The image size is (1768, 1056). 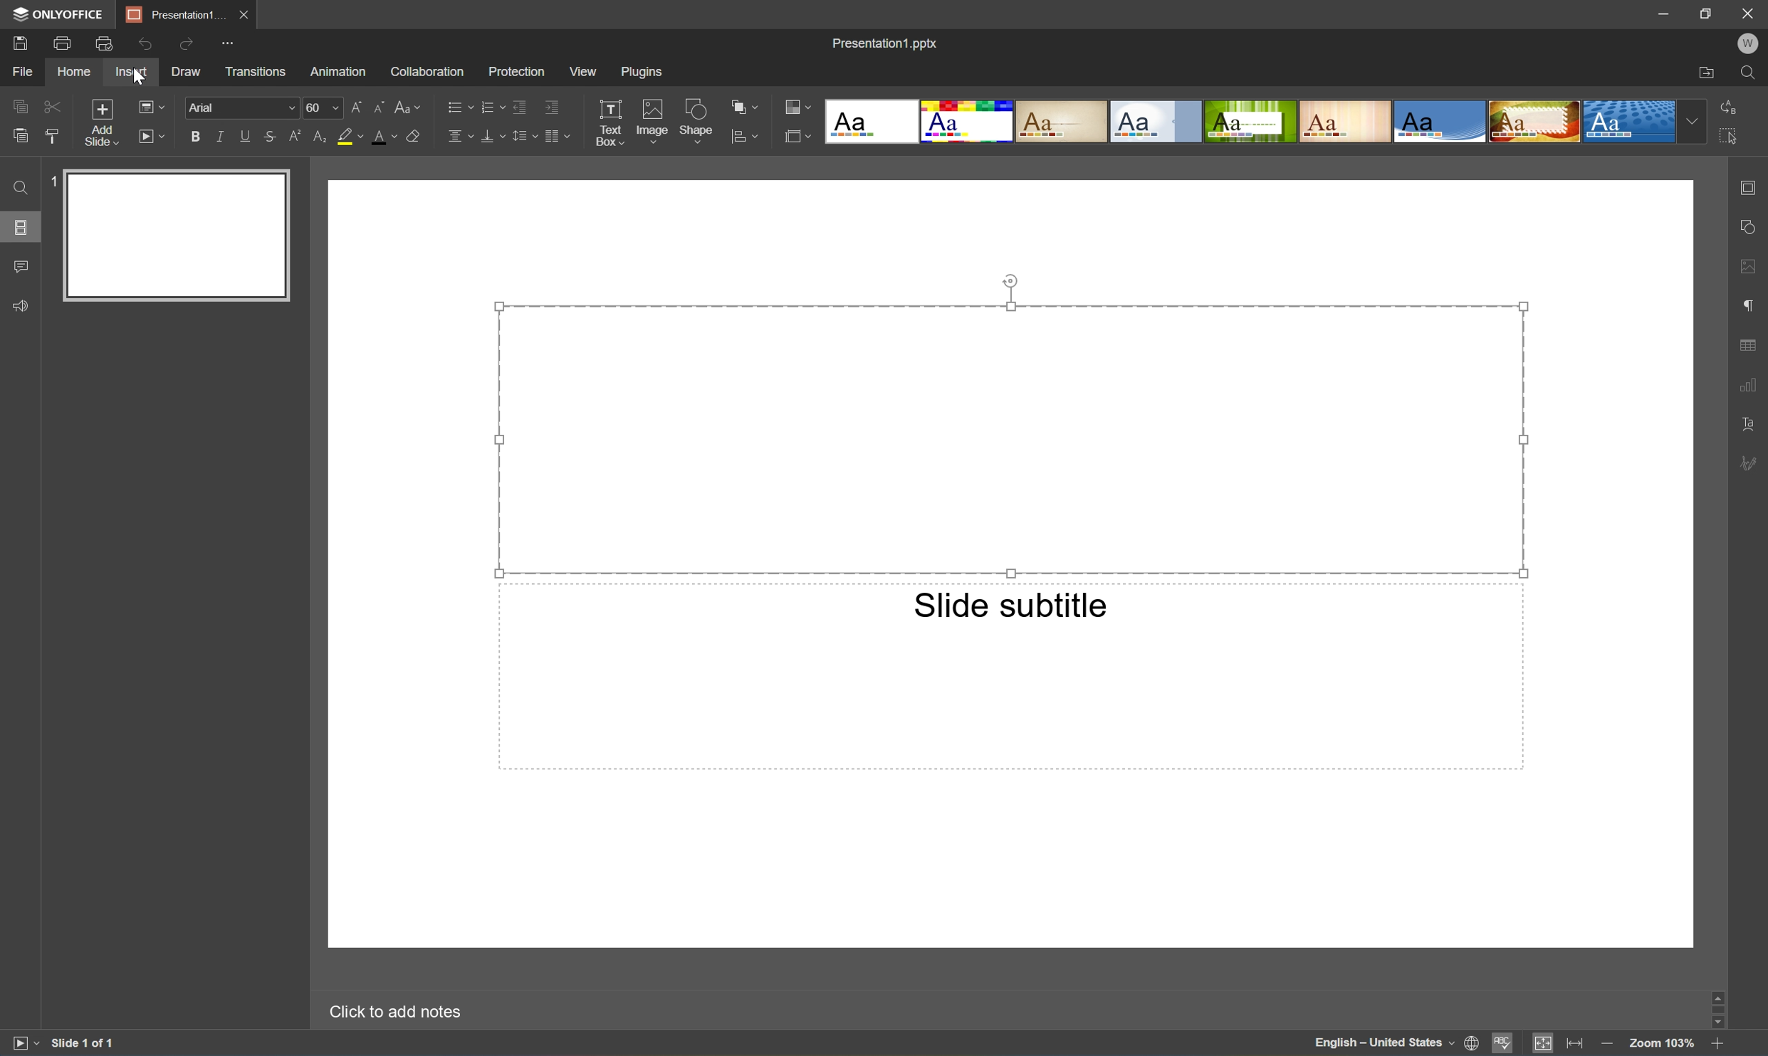 What do you see at coordinates (74, 70) in the screenshot?
I see `Home` at bounding box center [74, 70].